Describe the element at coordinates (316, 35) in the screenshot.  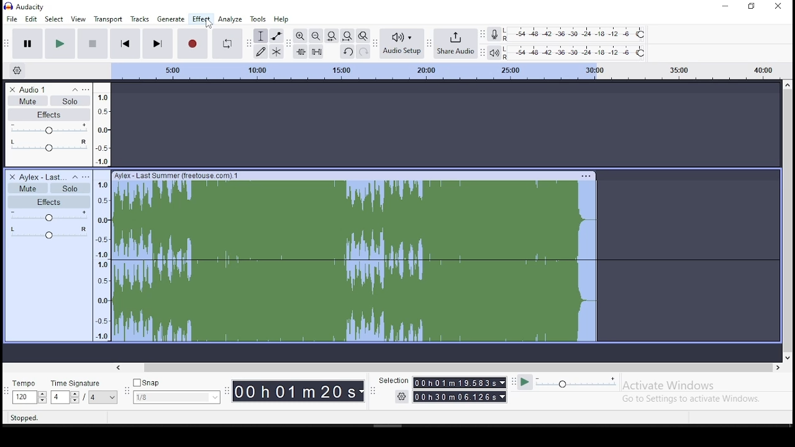
I see `zoom out` at that location.